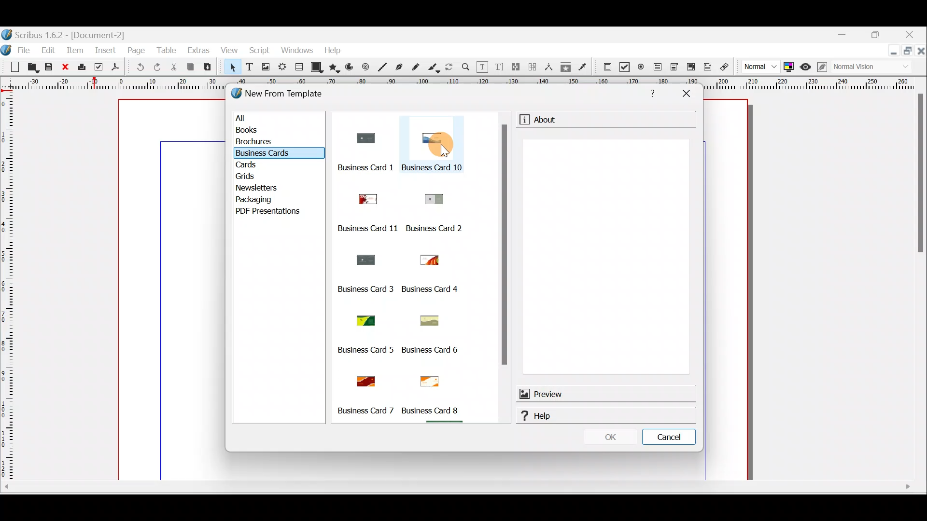  What do you see at coordinates (687, 96) in the screenshot?
I see `Close` at bounding box center [687, 96].